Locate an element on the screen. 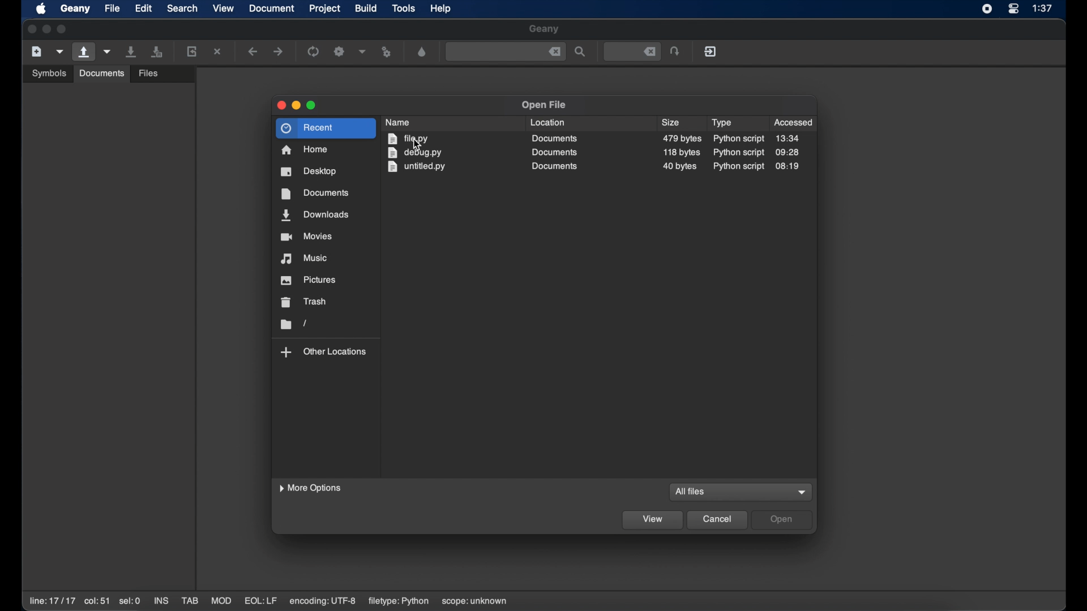 The height and width of the screenshot is (611, 1087). build the current file is located at coordinates (340, 51).